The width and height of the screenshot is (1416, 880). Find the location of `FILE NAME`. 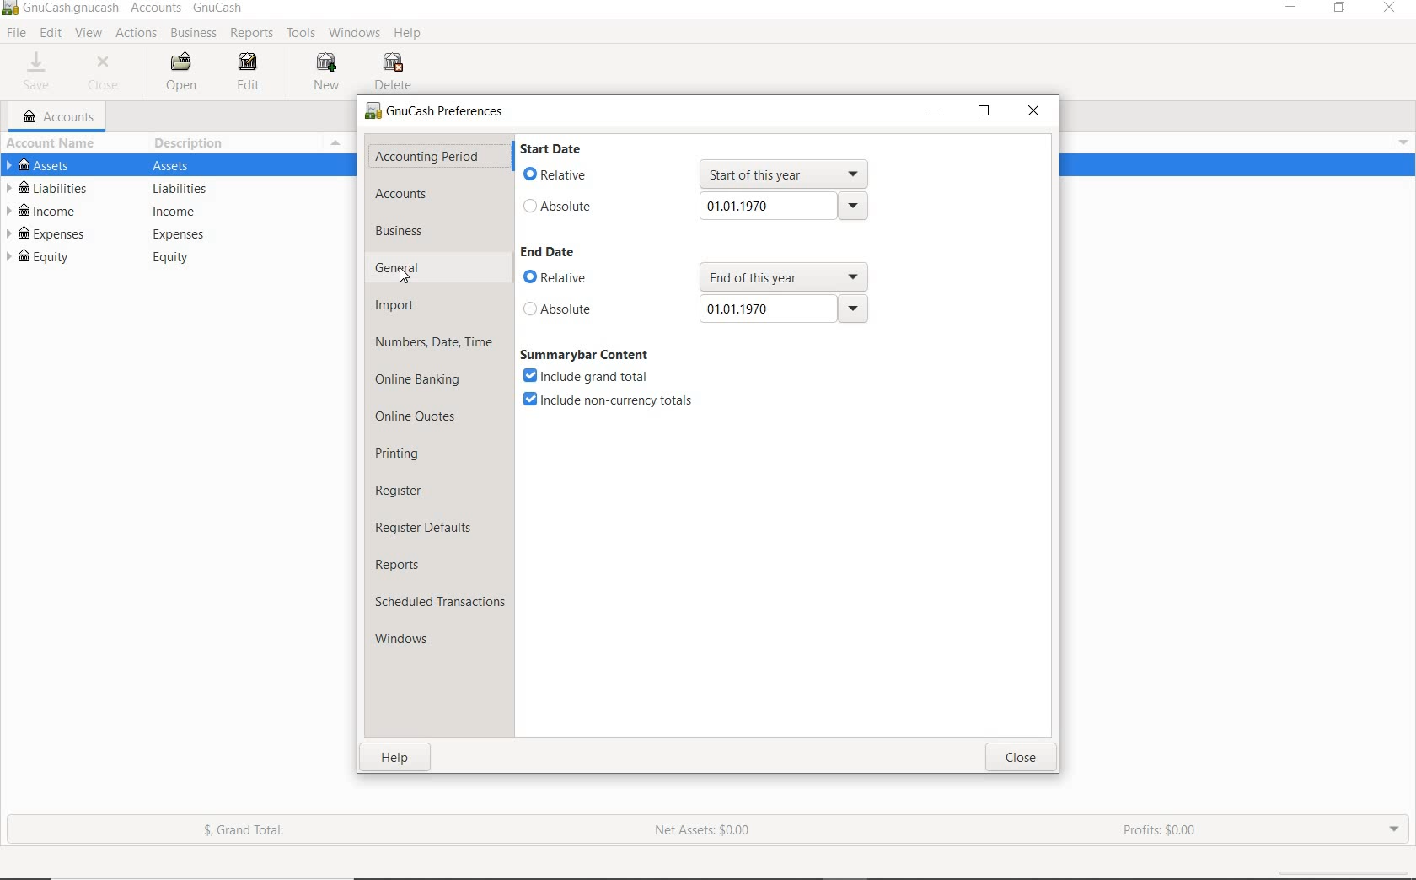

FILE NAME is located at coordinates (124, 7).